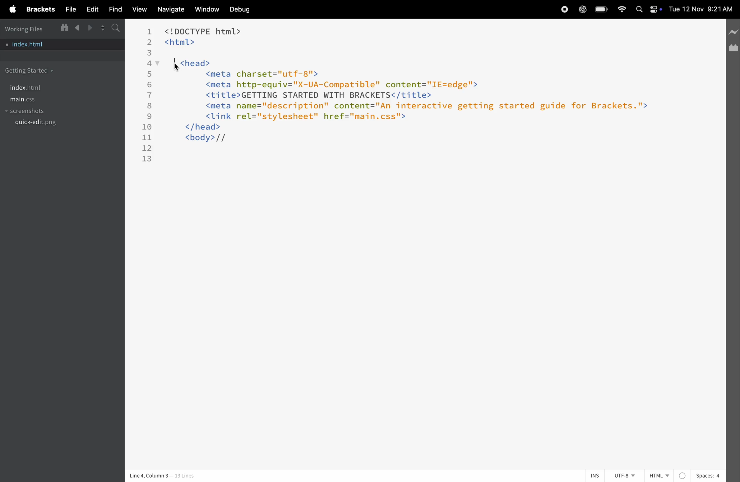 The height and width of the screenshot is (482, 740). Describe the element at coordinates (89, 28) in the screenshot. I see `forward` at that location.